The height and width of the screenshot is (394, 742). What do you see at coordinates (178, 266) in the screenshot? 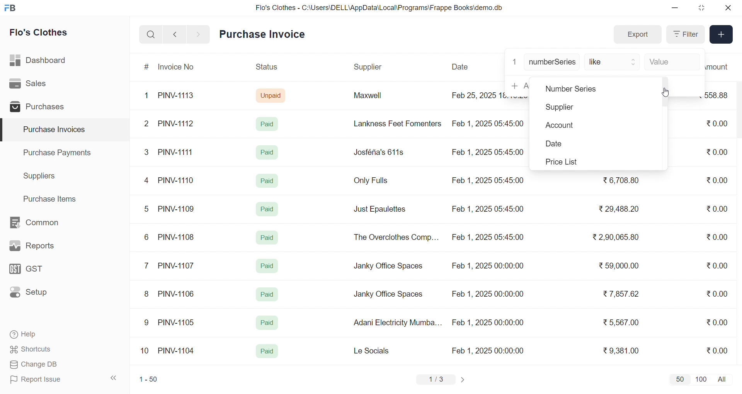
I see `PINV-1107` at bounding box center [178, 266].